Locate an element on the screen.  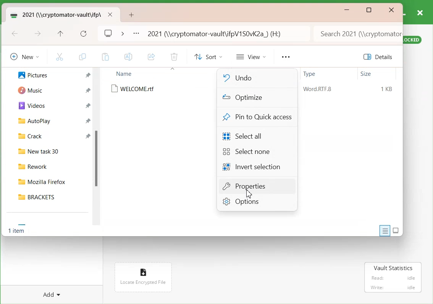
AutoPlay is located at coordinates (30, 120).